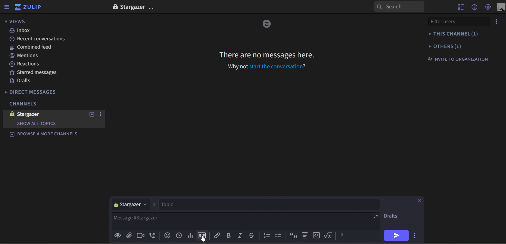 Image resolution: width=506 pixels, height=244 pixels. What do you see at coordinates (154, 204) in the screenshot?
I see `>` at bounding box center [154, 204].